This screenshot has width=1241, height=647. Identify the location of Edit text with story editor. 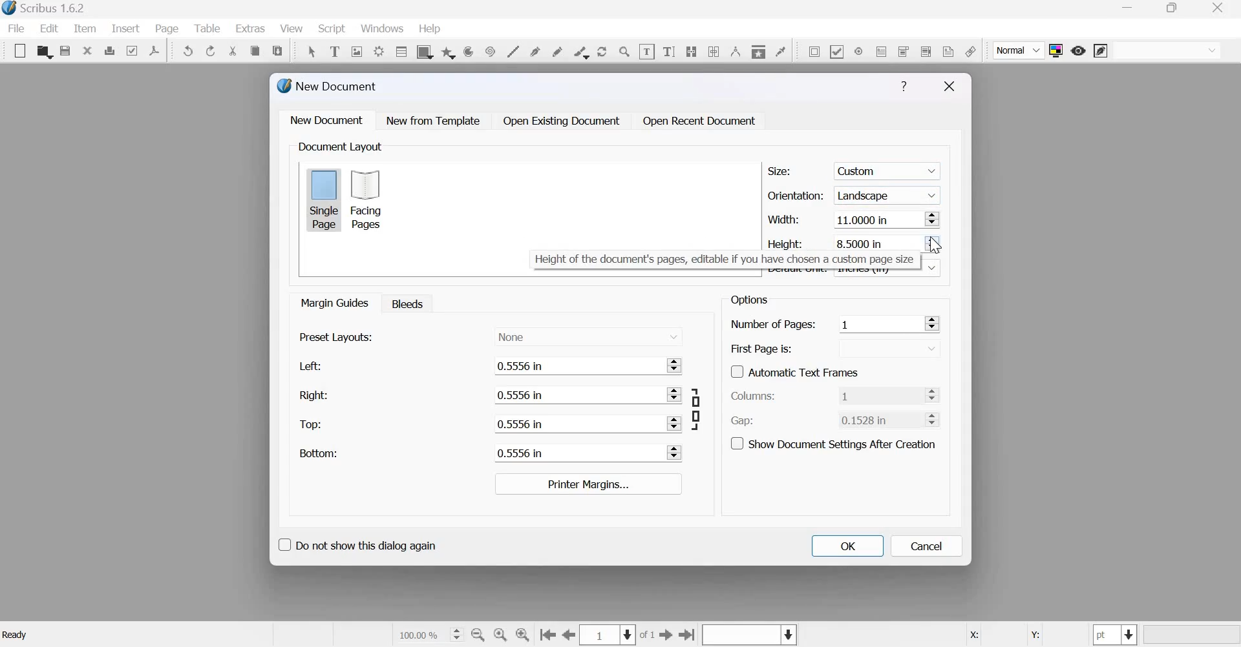
(669, 50).